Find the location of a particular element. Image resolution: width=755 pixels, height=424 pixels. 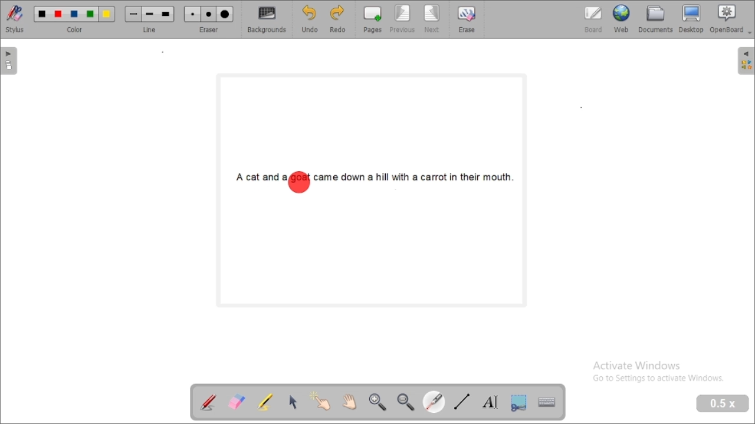

openboard is located at coordinates (727, 19).